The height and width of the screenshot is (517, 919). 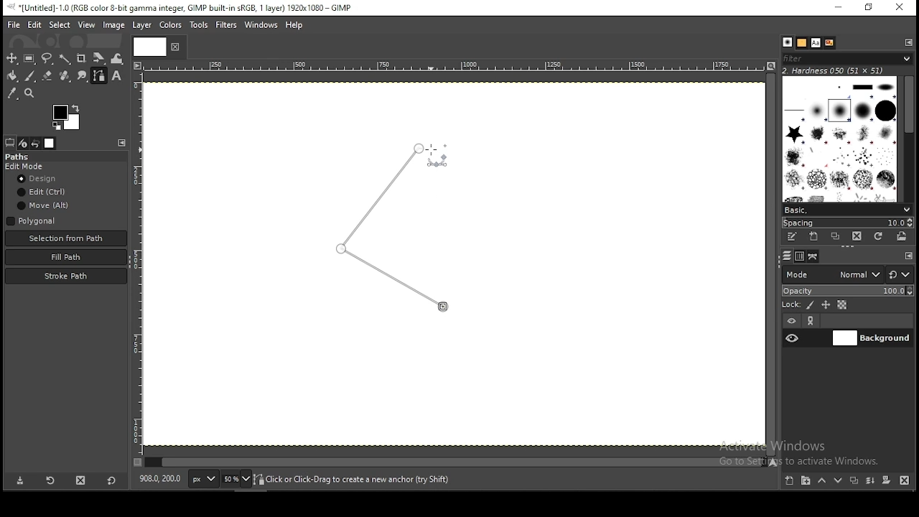 What do you see at coordinates (175, 49) in the screenshot?
I see `close` at bounding box center [175, 49].